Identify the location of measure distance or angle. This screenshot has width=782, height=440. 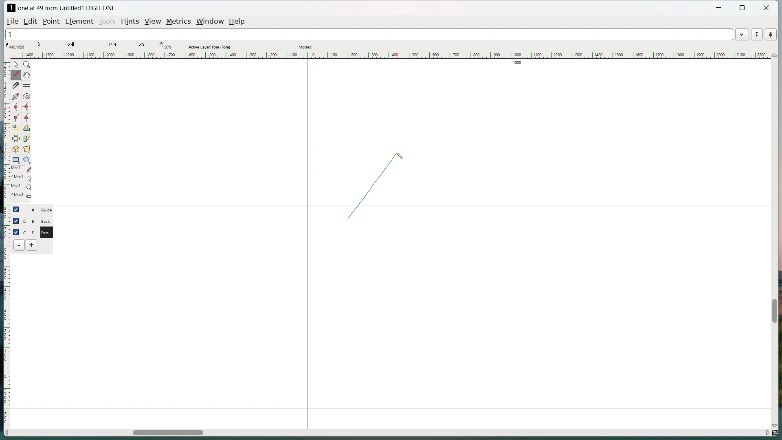
(27, 85).